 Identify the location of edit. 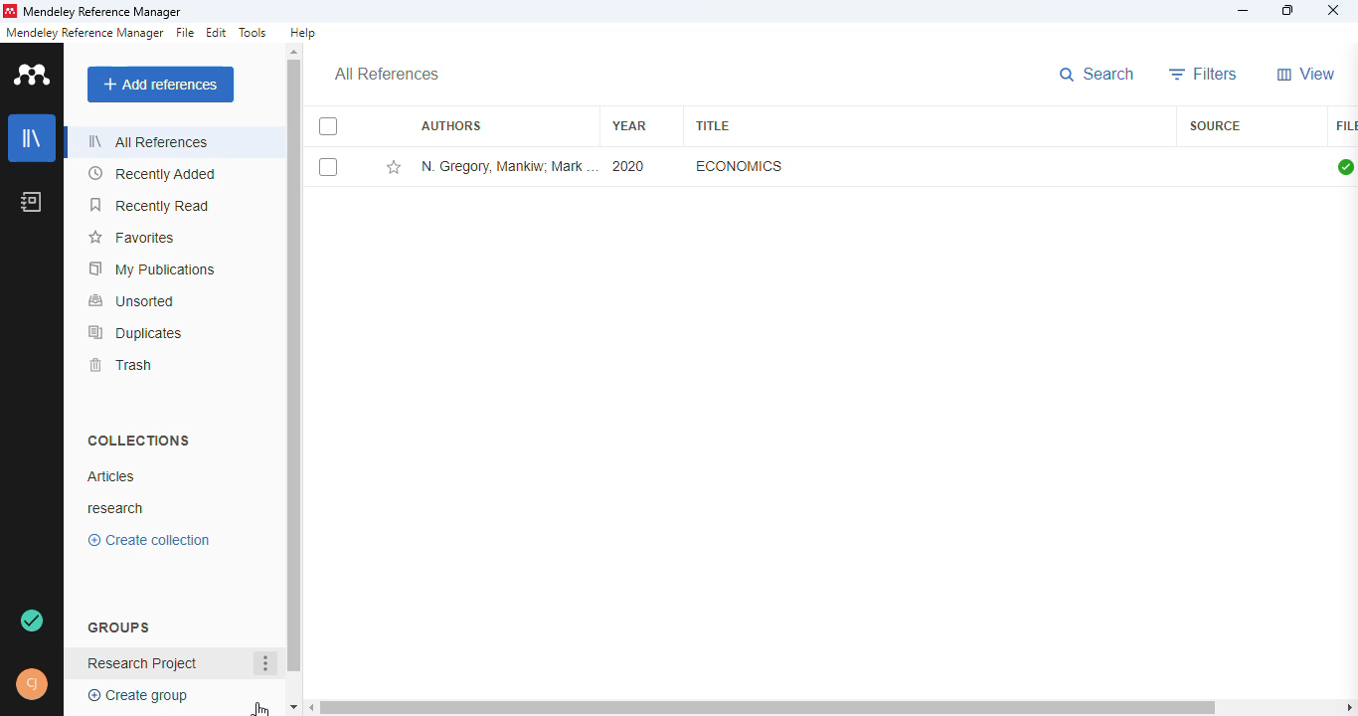
(217, 32).